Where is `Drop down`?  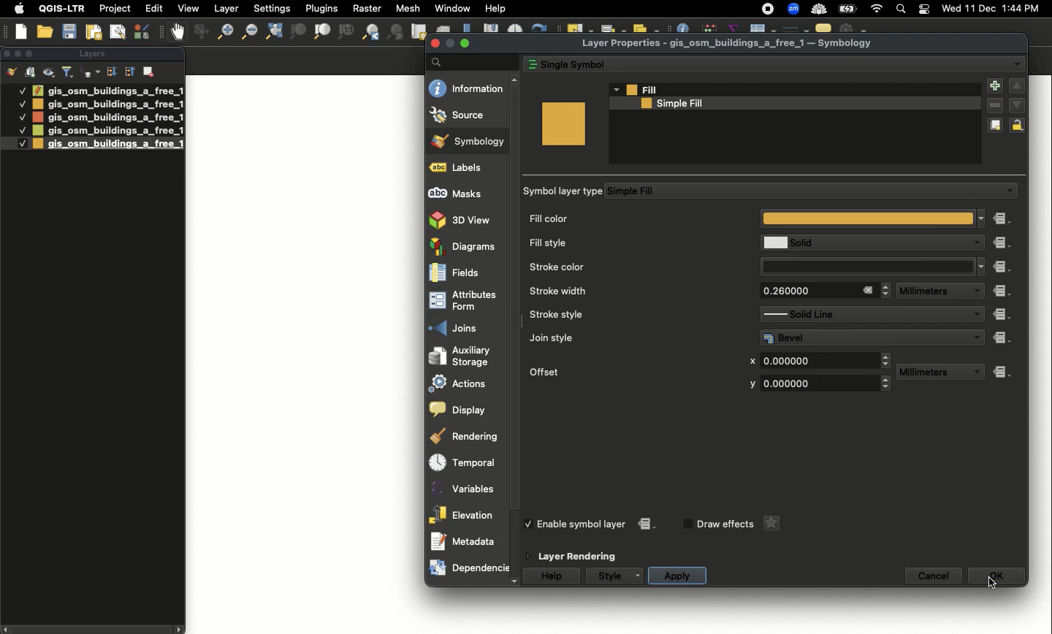 Drop down is located at coordinates (886, 290).